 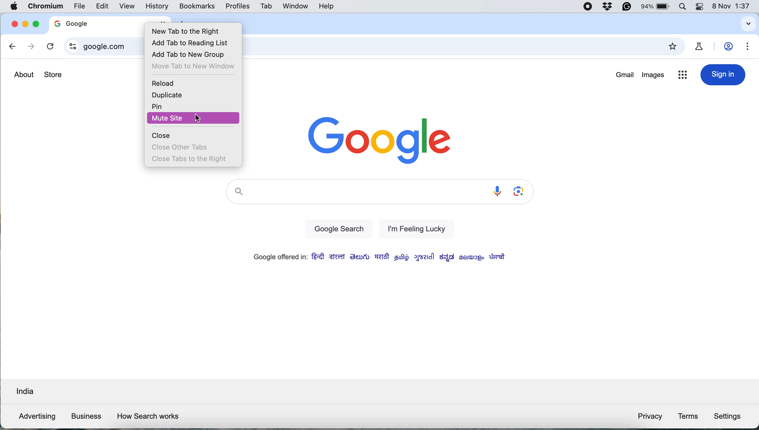 I want to click on date and time, so click(x=733, y=6).